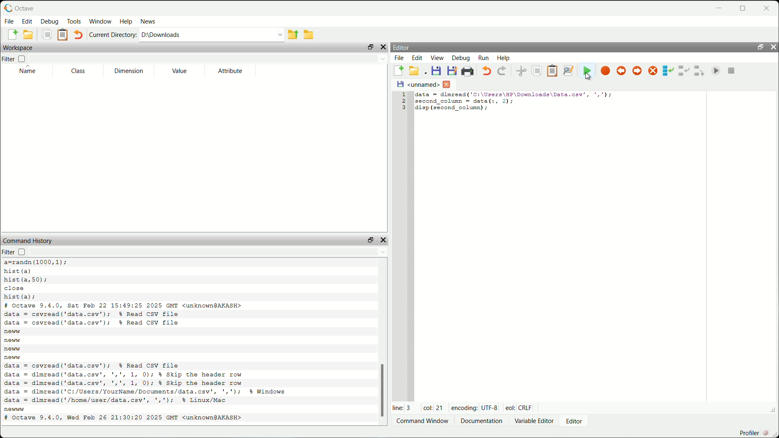 The width and height of the screenshot is (779, 438). I want to click on hide widget, so click(384, 46).